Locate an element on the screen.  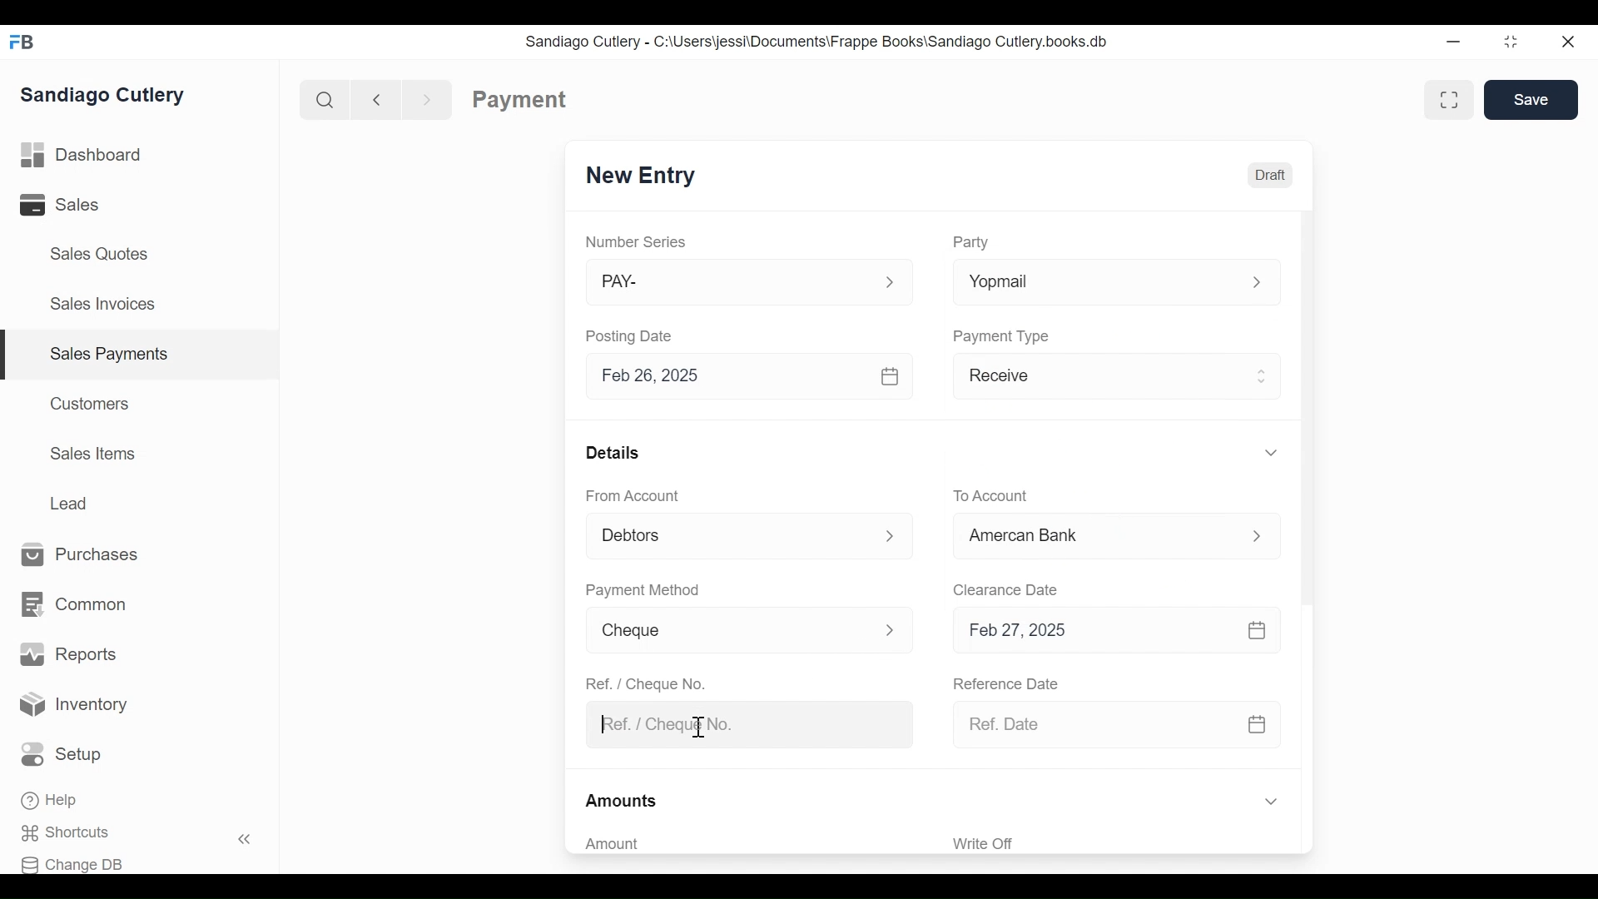
Expand is located at coordinates (1260, 537).